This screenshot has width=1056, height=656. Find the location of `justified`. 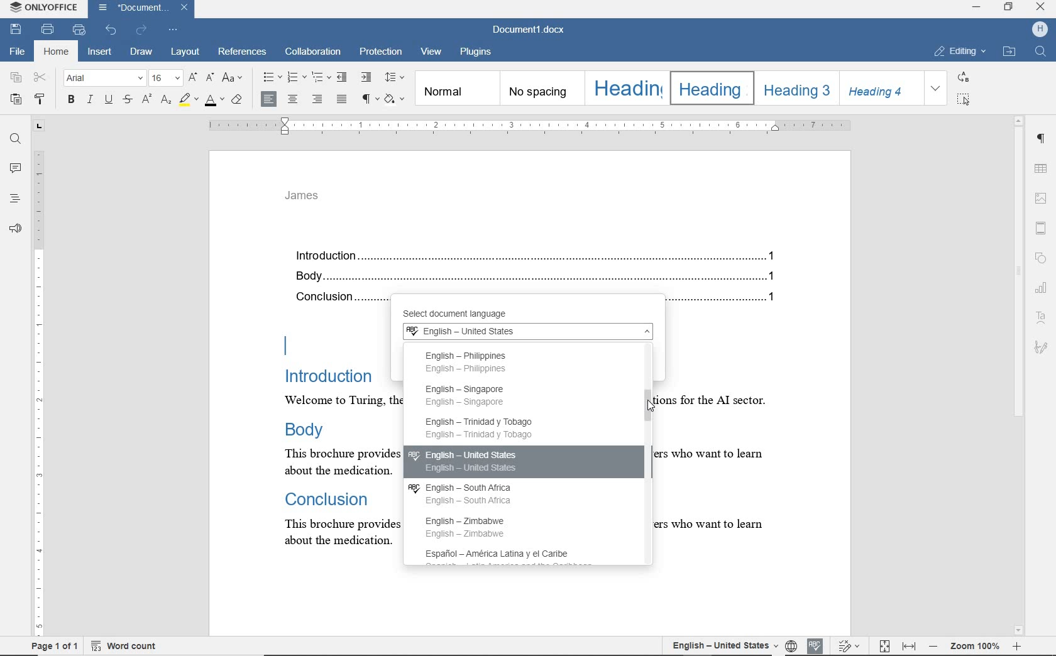

justified is located at coordinates (343, 100).